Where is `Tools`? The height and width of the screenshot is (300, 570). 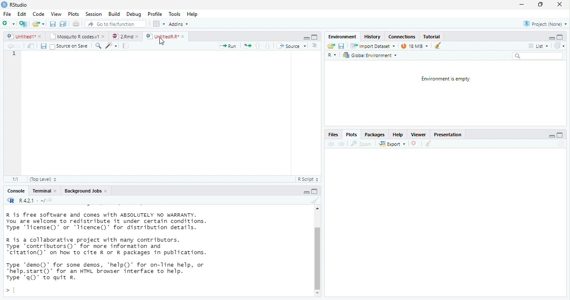 Tools is located at coordinates (175, 14).